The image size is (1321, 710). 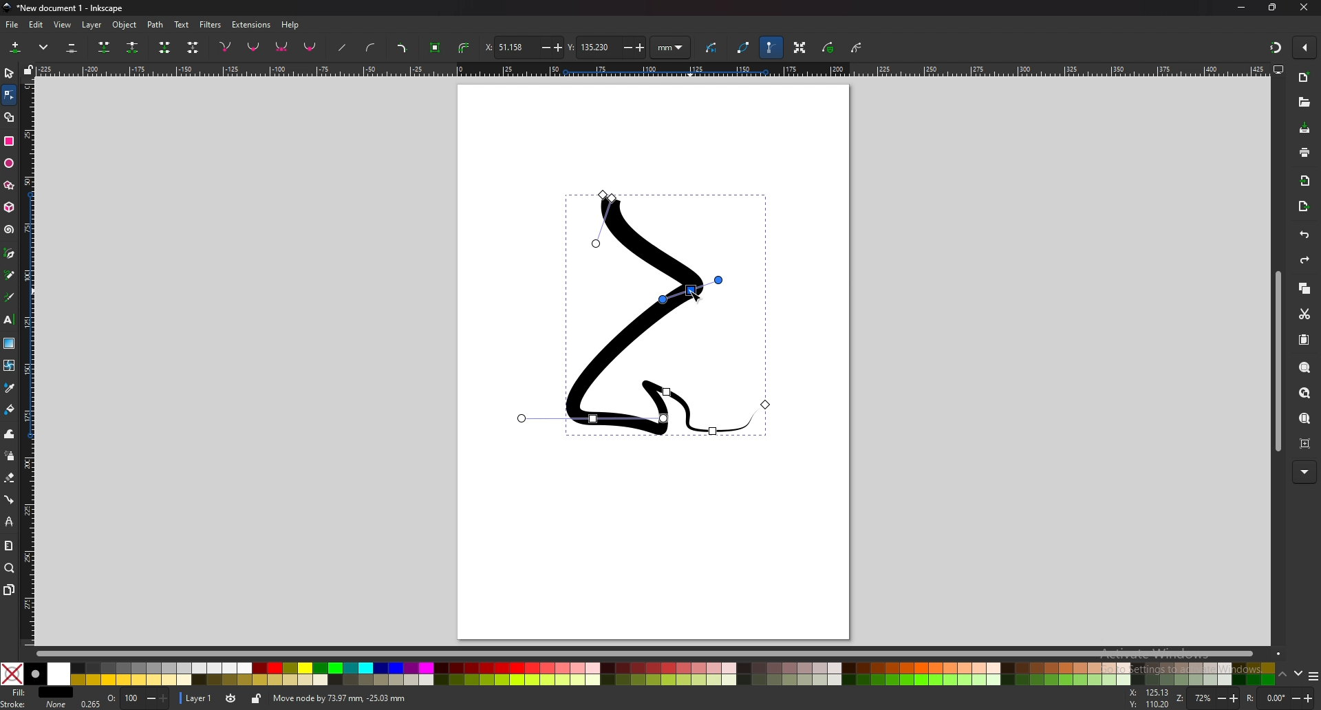 What do you see at coordinates (10, 499) in the screenshot?
I see `connector` at bounding box center [10, 499].